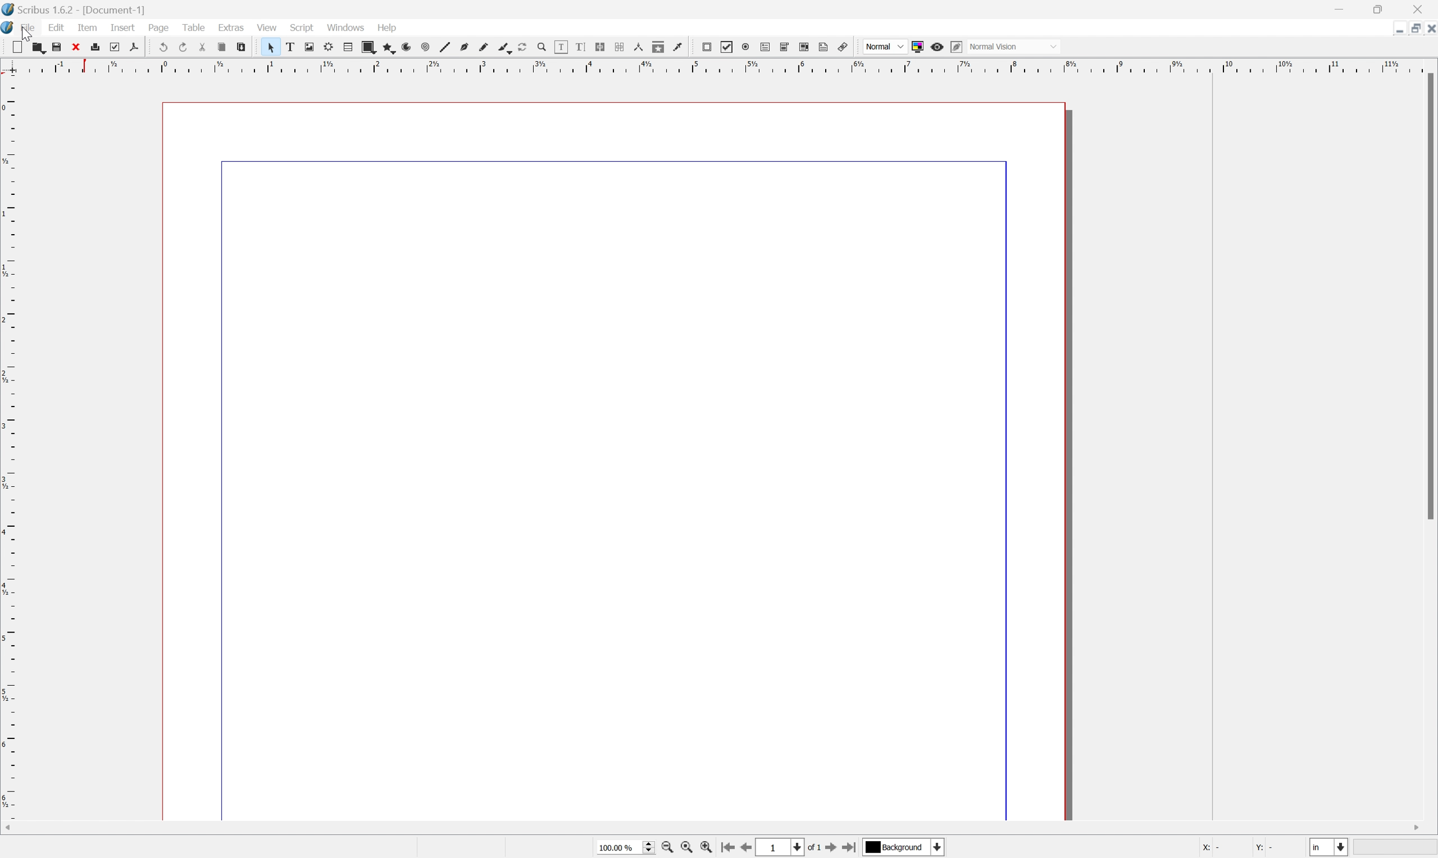 The image size is (1438, 858). Describe the element at coordinates (205, 47) in the screenshot. I see `Cut` at that location.